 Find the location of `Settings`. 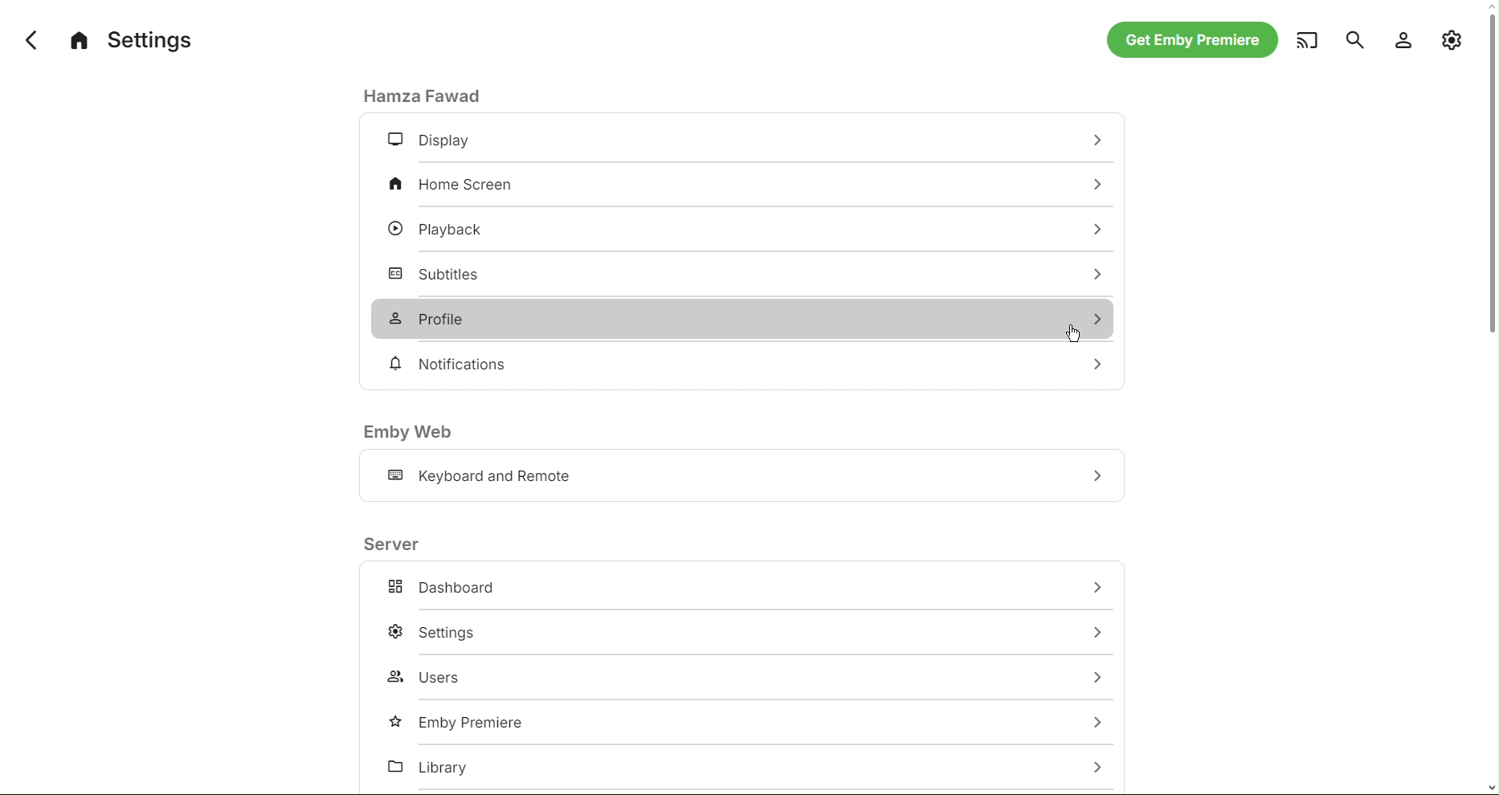

Settings is located at coordinates (1452, 40).